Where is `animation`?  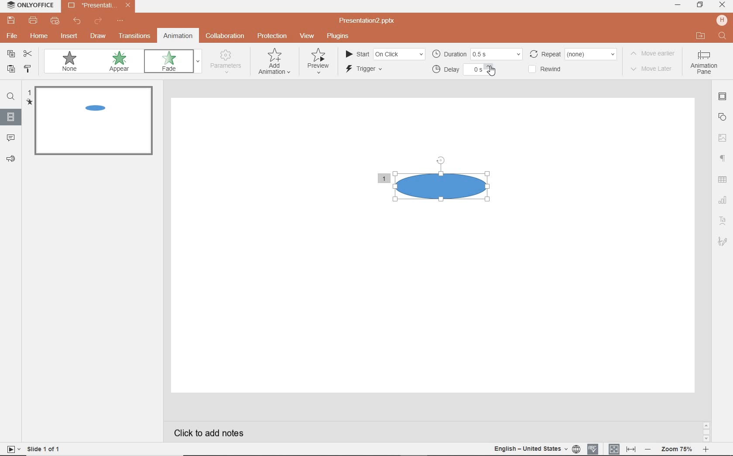 animation is located at coordinates (179, 35).